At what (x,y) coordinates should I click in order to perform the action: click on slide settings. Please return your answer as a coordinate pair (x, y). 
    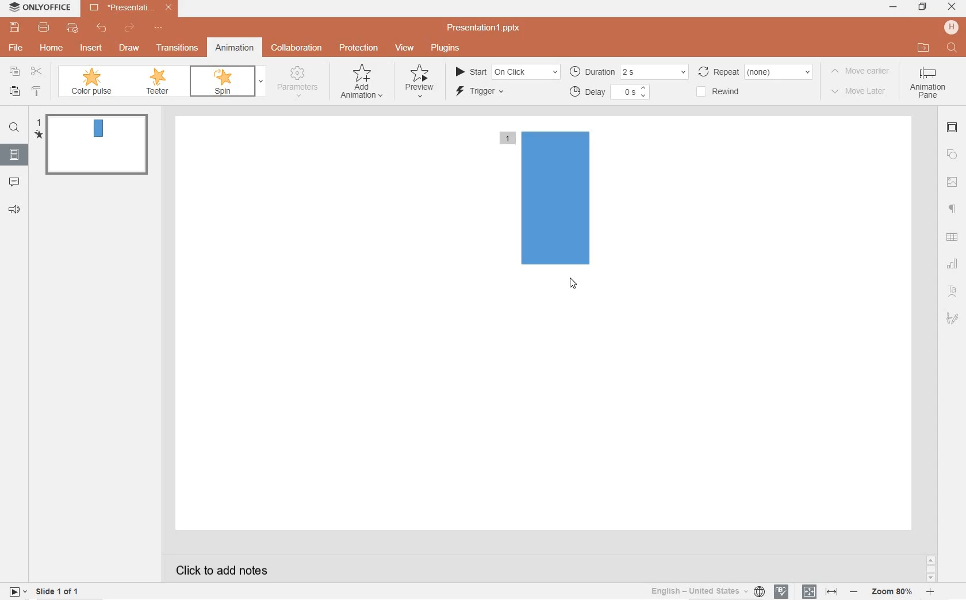
    Looking at the image, I should click on (953, 129).